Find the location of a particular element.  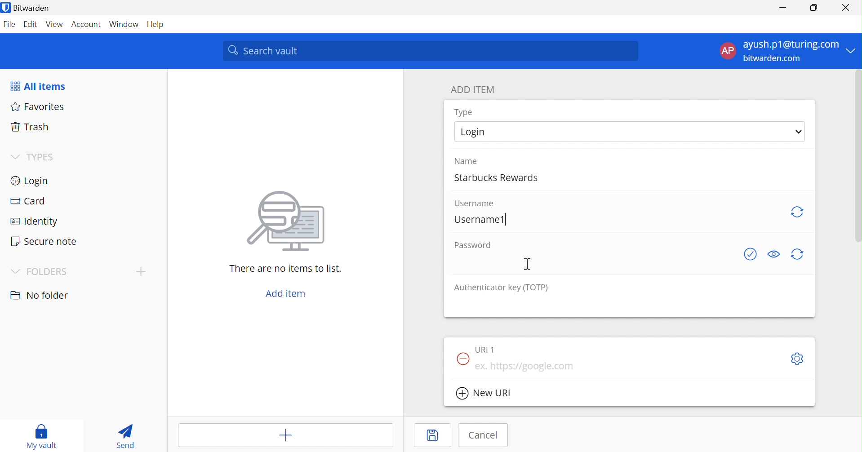

Favorites is located at coordinates (38, 107).